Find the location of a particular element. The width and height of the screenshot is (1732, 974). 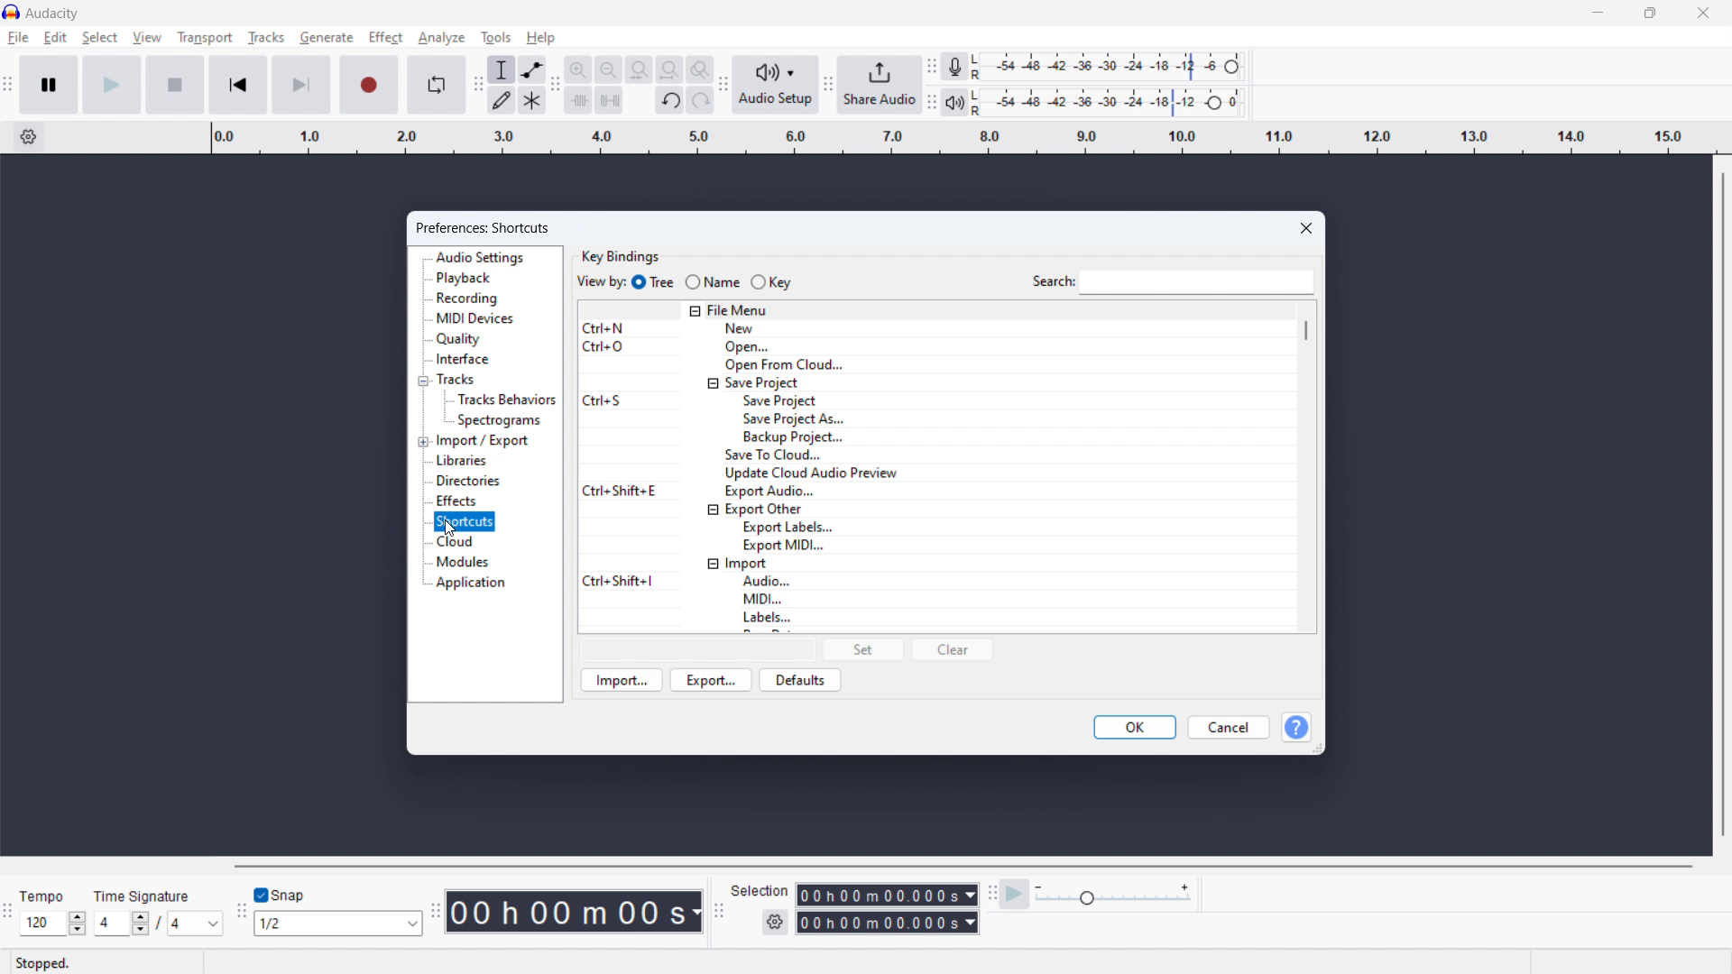

play is located at coordinates (112, 86).